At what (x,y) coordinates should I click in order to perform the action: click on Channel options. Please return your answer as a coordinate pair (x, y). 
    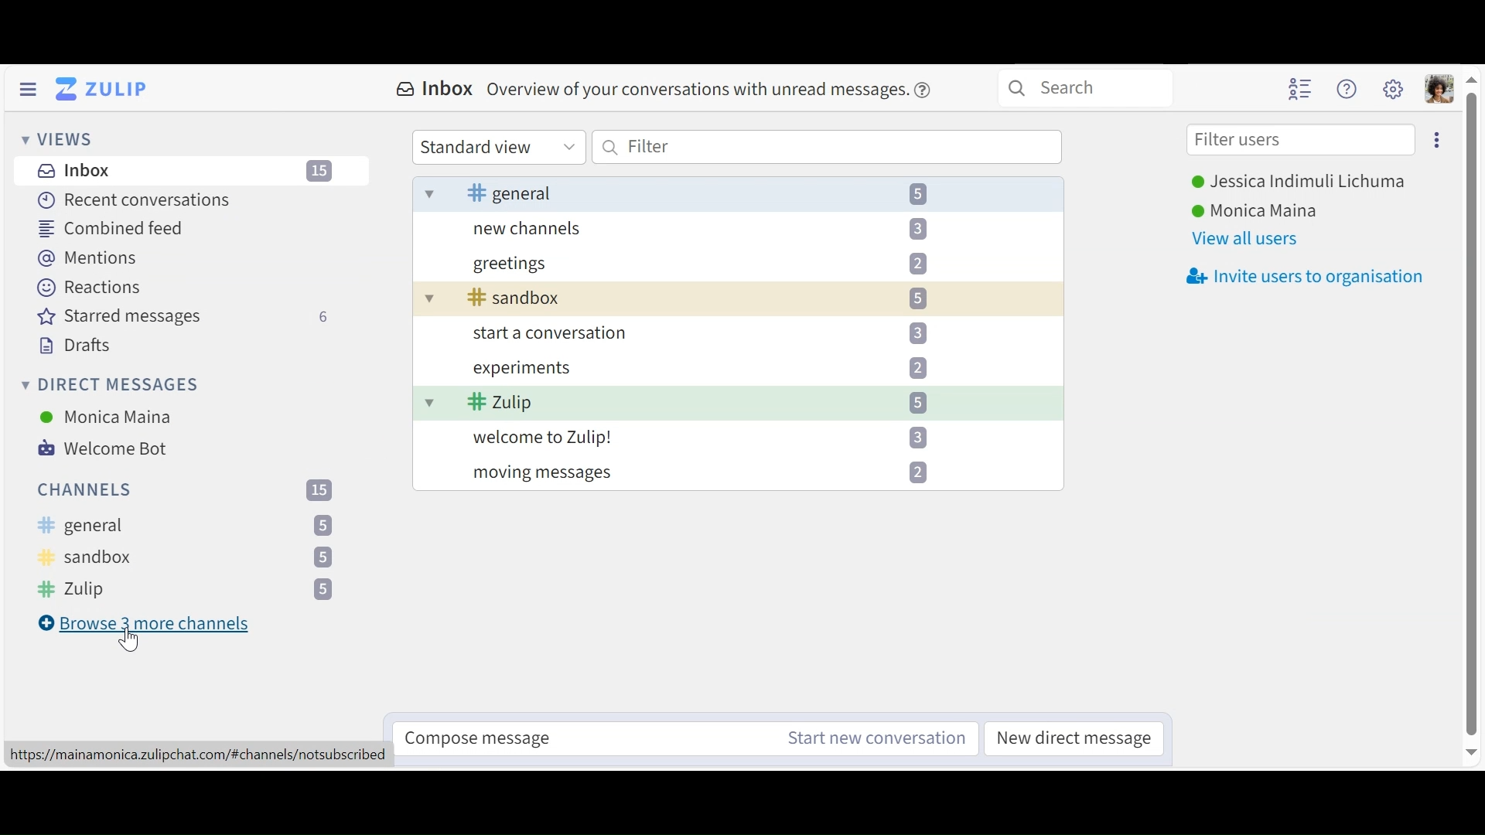
    Looking at the image, I should click on (186, 527).